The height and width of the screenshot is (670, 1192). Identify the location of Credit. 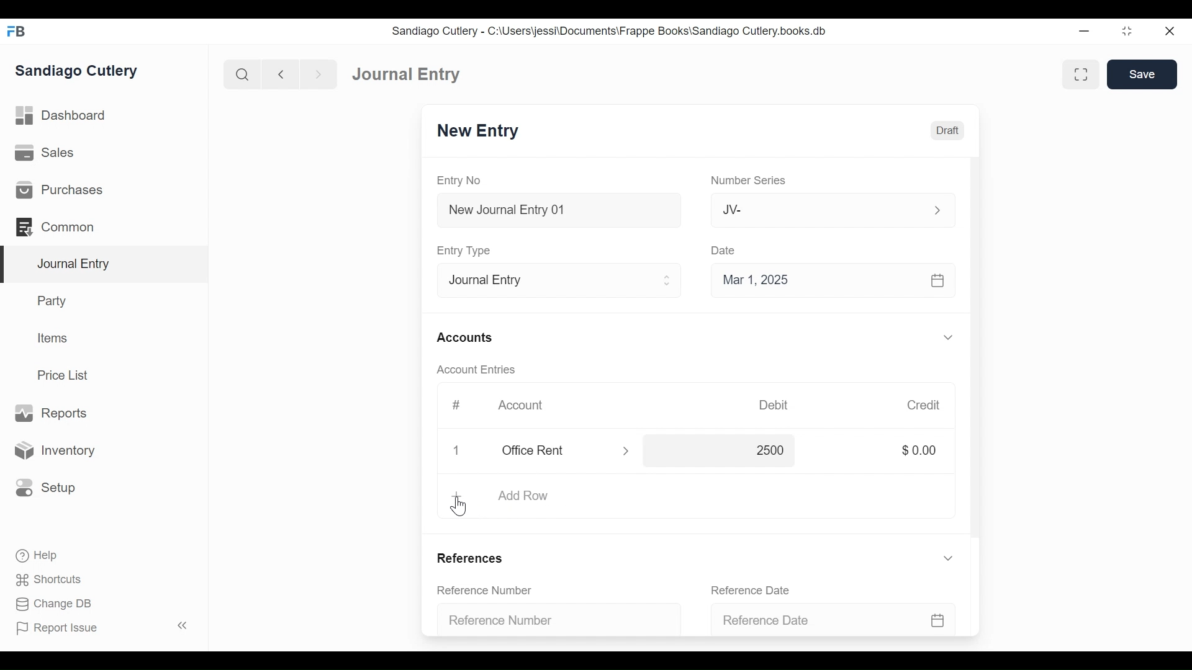
(924, 405).